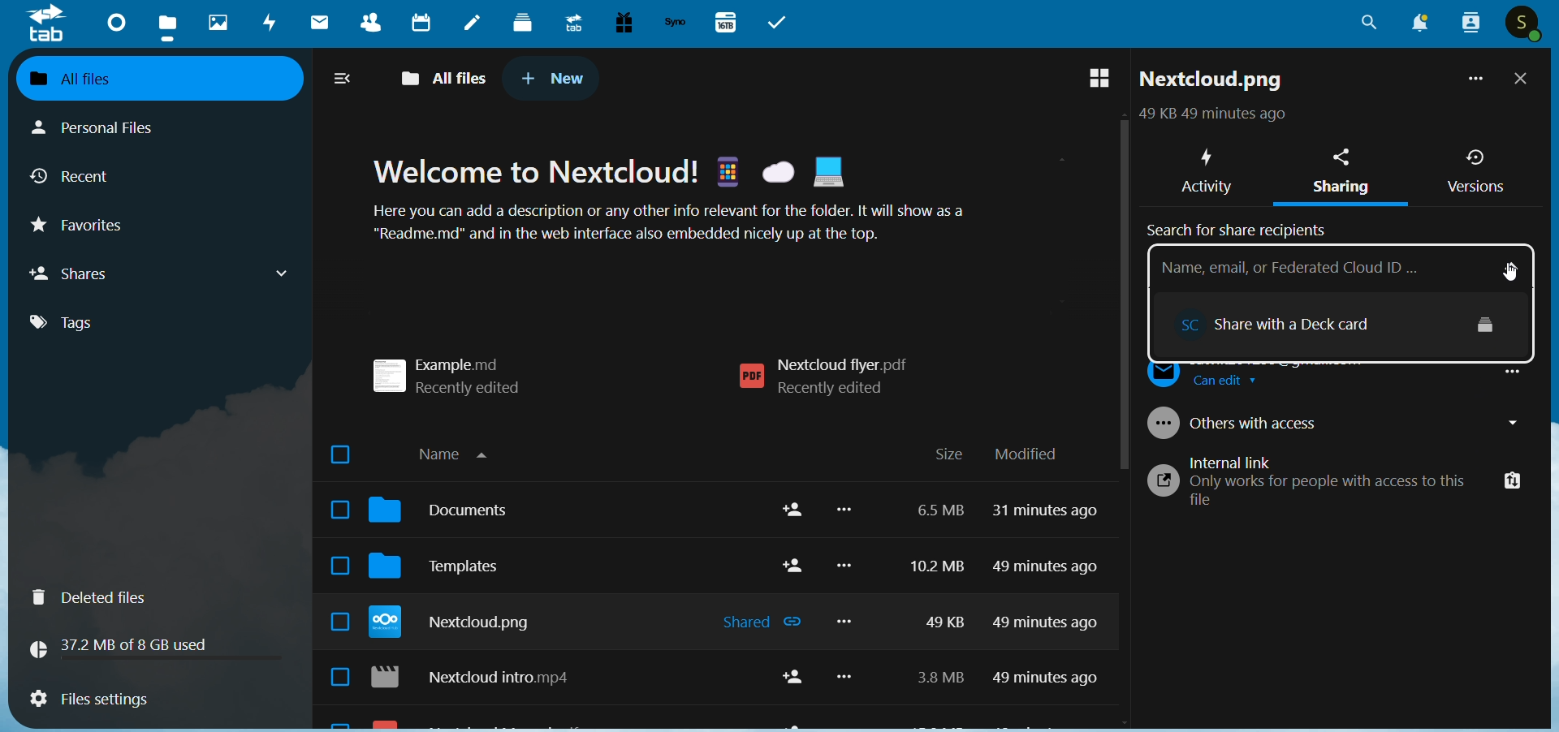 This screenshot has height=732, width=1559. I want to click on logo, so click(47, 24).